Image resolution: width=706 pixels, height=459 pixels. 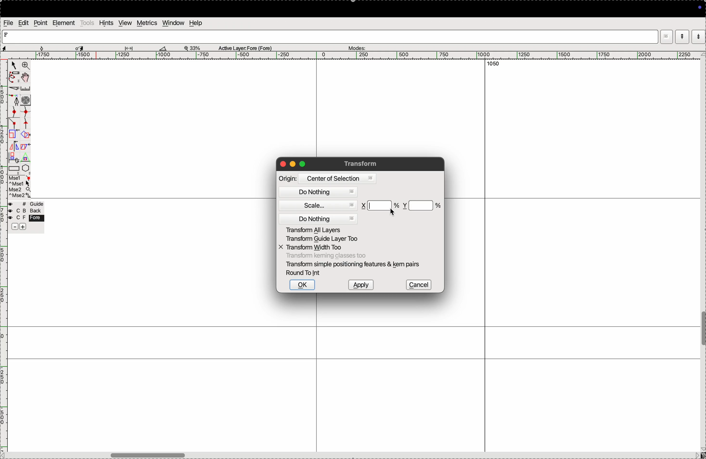 I want to click on curves, so click(x=26, y=101).